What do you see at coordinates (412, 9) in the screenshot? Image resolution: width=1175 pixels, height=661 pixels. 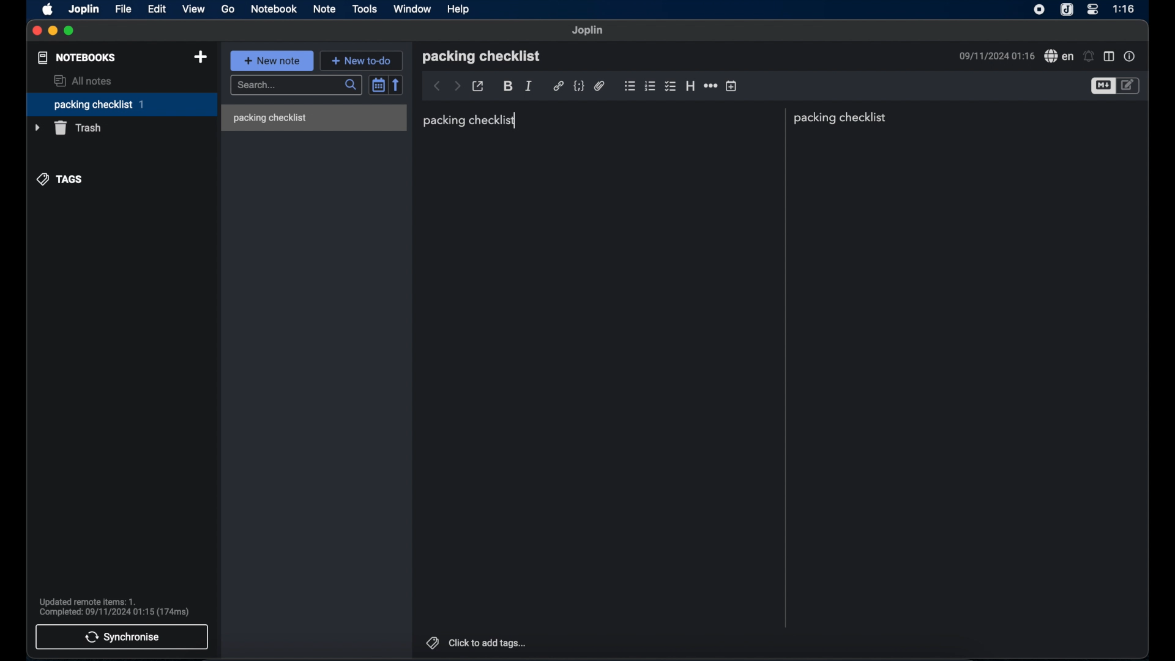 I see `window` at bounding box center [412, 9].